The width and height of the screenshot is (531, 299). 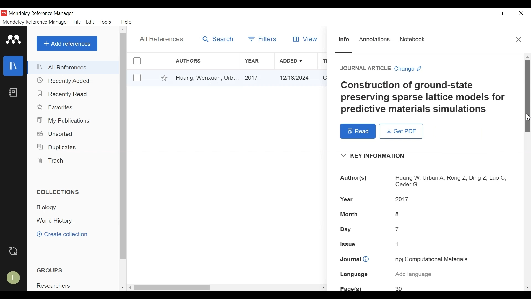 What do you see at coordinates (106, 22) in the screenshot?
I see `Tools` at bounding box center [106, 22].